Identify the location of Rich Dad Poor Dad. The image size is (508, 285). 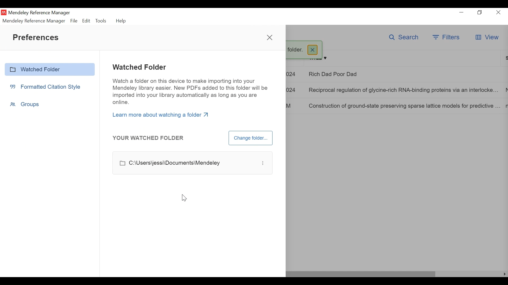
(364, 75).